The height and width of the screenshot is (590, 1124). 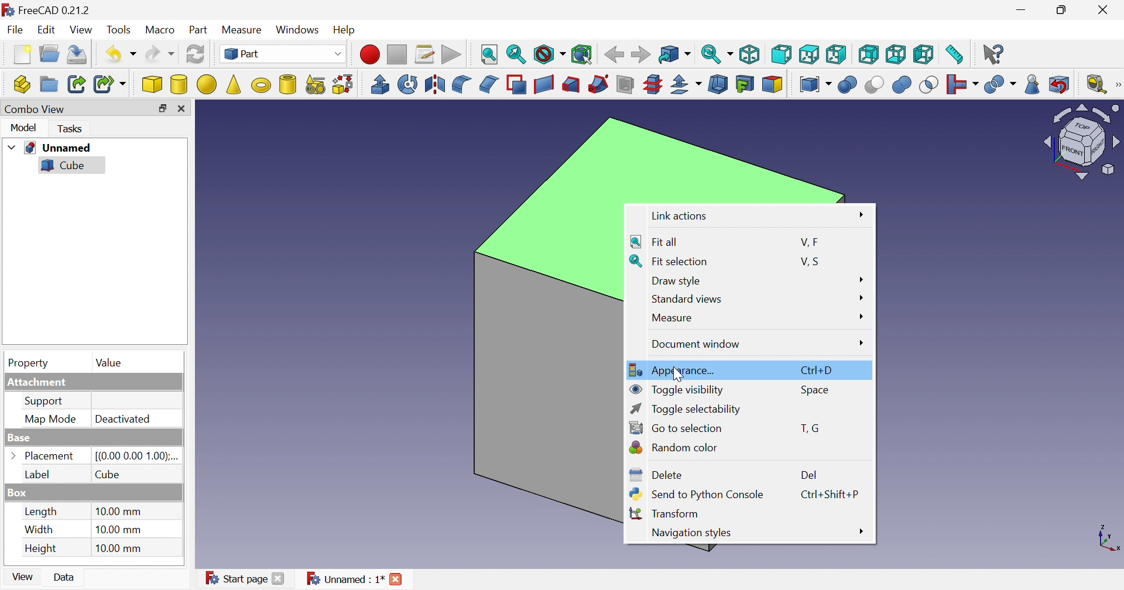 I want to click on Delete, so click(x=656, y=475).